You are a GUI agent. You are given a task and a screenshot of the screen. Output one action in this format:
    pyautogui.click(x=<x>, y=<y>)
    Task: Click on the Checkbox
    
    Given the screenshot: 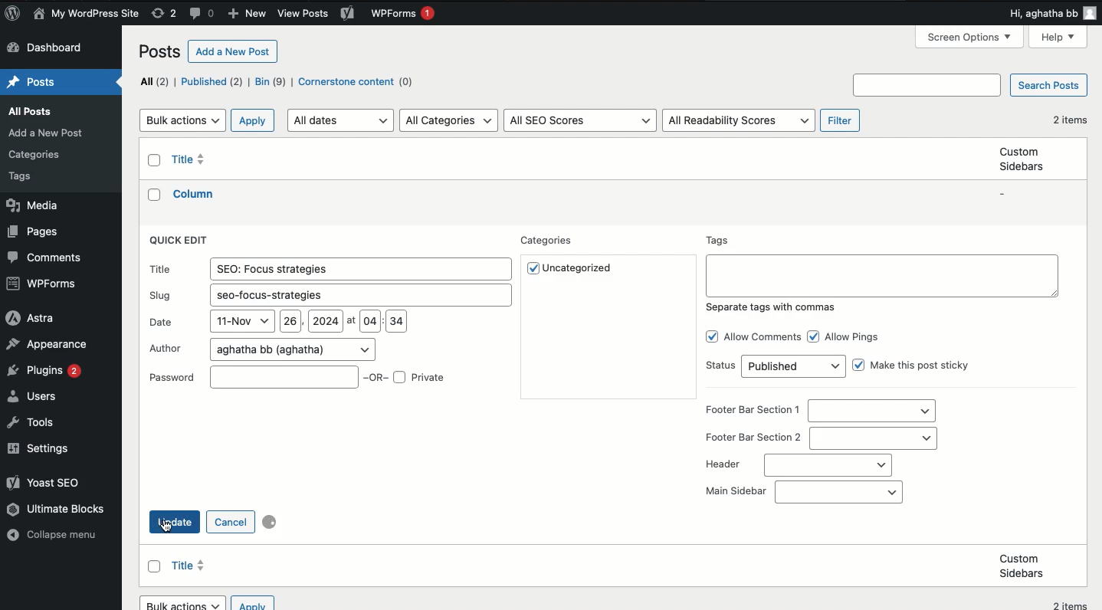 What is the action you would take?
    pyautogui.click(x=814, y=336)
    